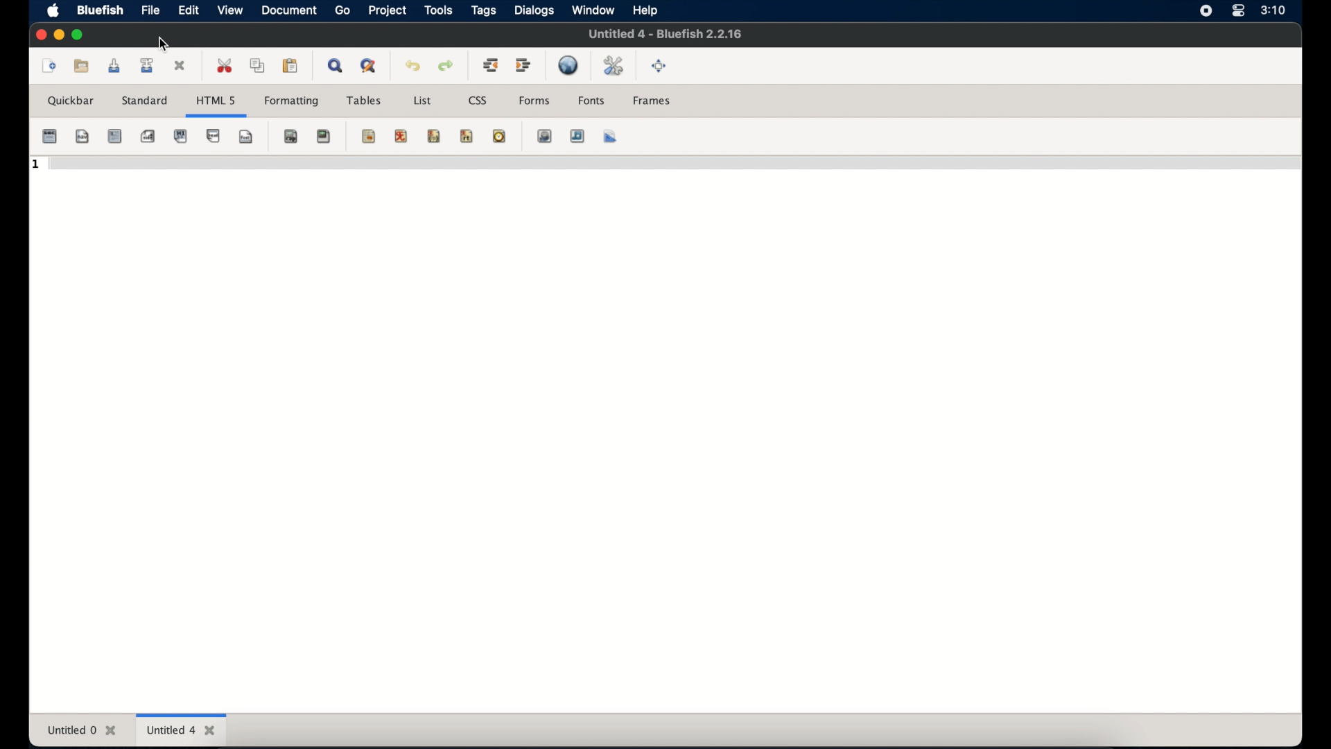  What do you see at coordinates (665, 33) in the screenshot?
I see `untitled 0 - bluefish 2.2.16` at bounding box center [665, 33].